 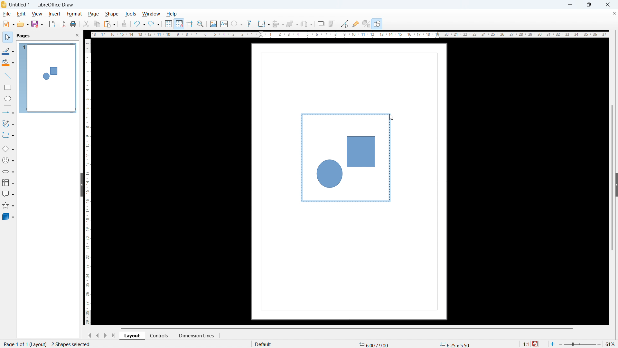 What do you see at coordinates (345, 24) in the screenshot?
I see `` at bounding box center [345, 24].